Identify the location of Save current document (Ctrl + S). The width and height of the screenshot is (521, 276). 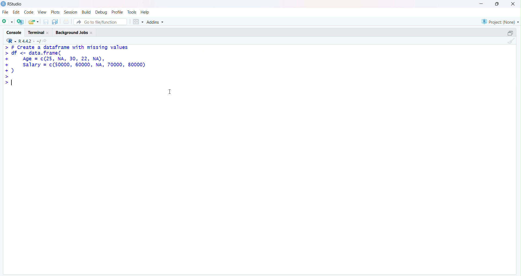
(45, 21).